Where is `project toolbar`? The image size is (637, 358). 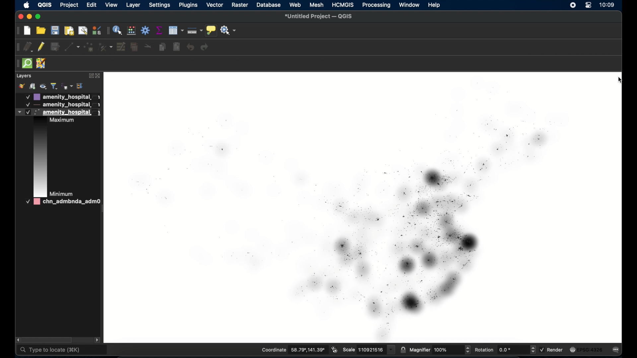 project toolbar is located at coordinates (18, 31).